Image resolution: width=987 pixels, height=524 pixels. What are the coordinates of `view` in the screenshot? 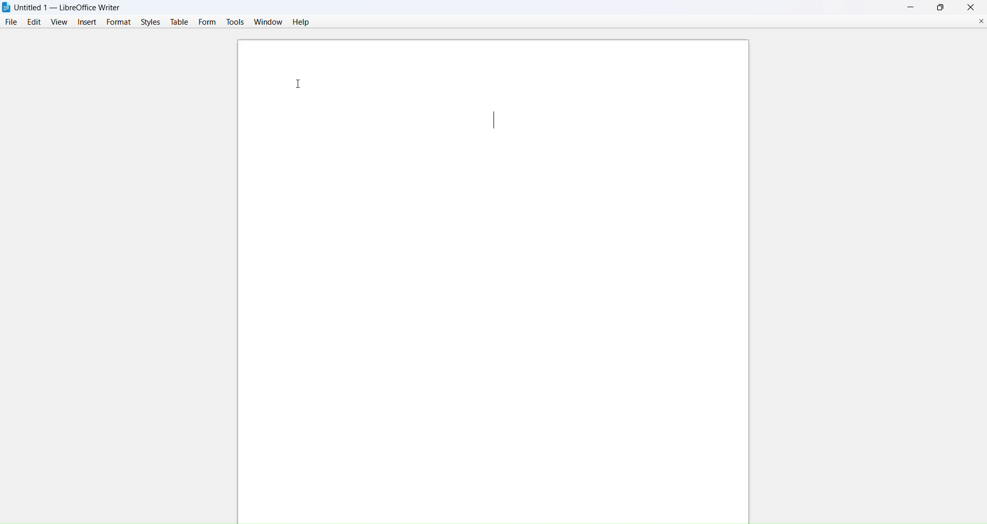 It's located at (61, 22).